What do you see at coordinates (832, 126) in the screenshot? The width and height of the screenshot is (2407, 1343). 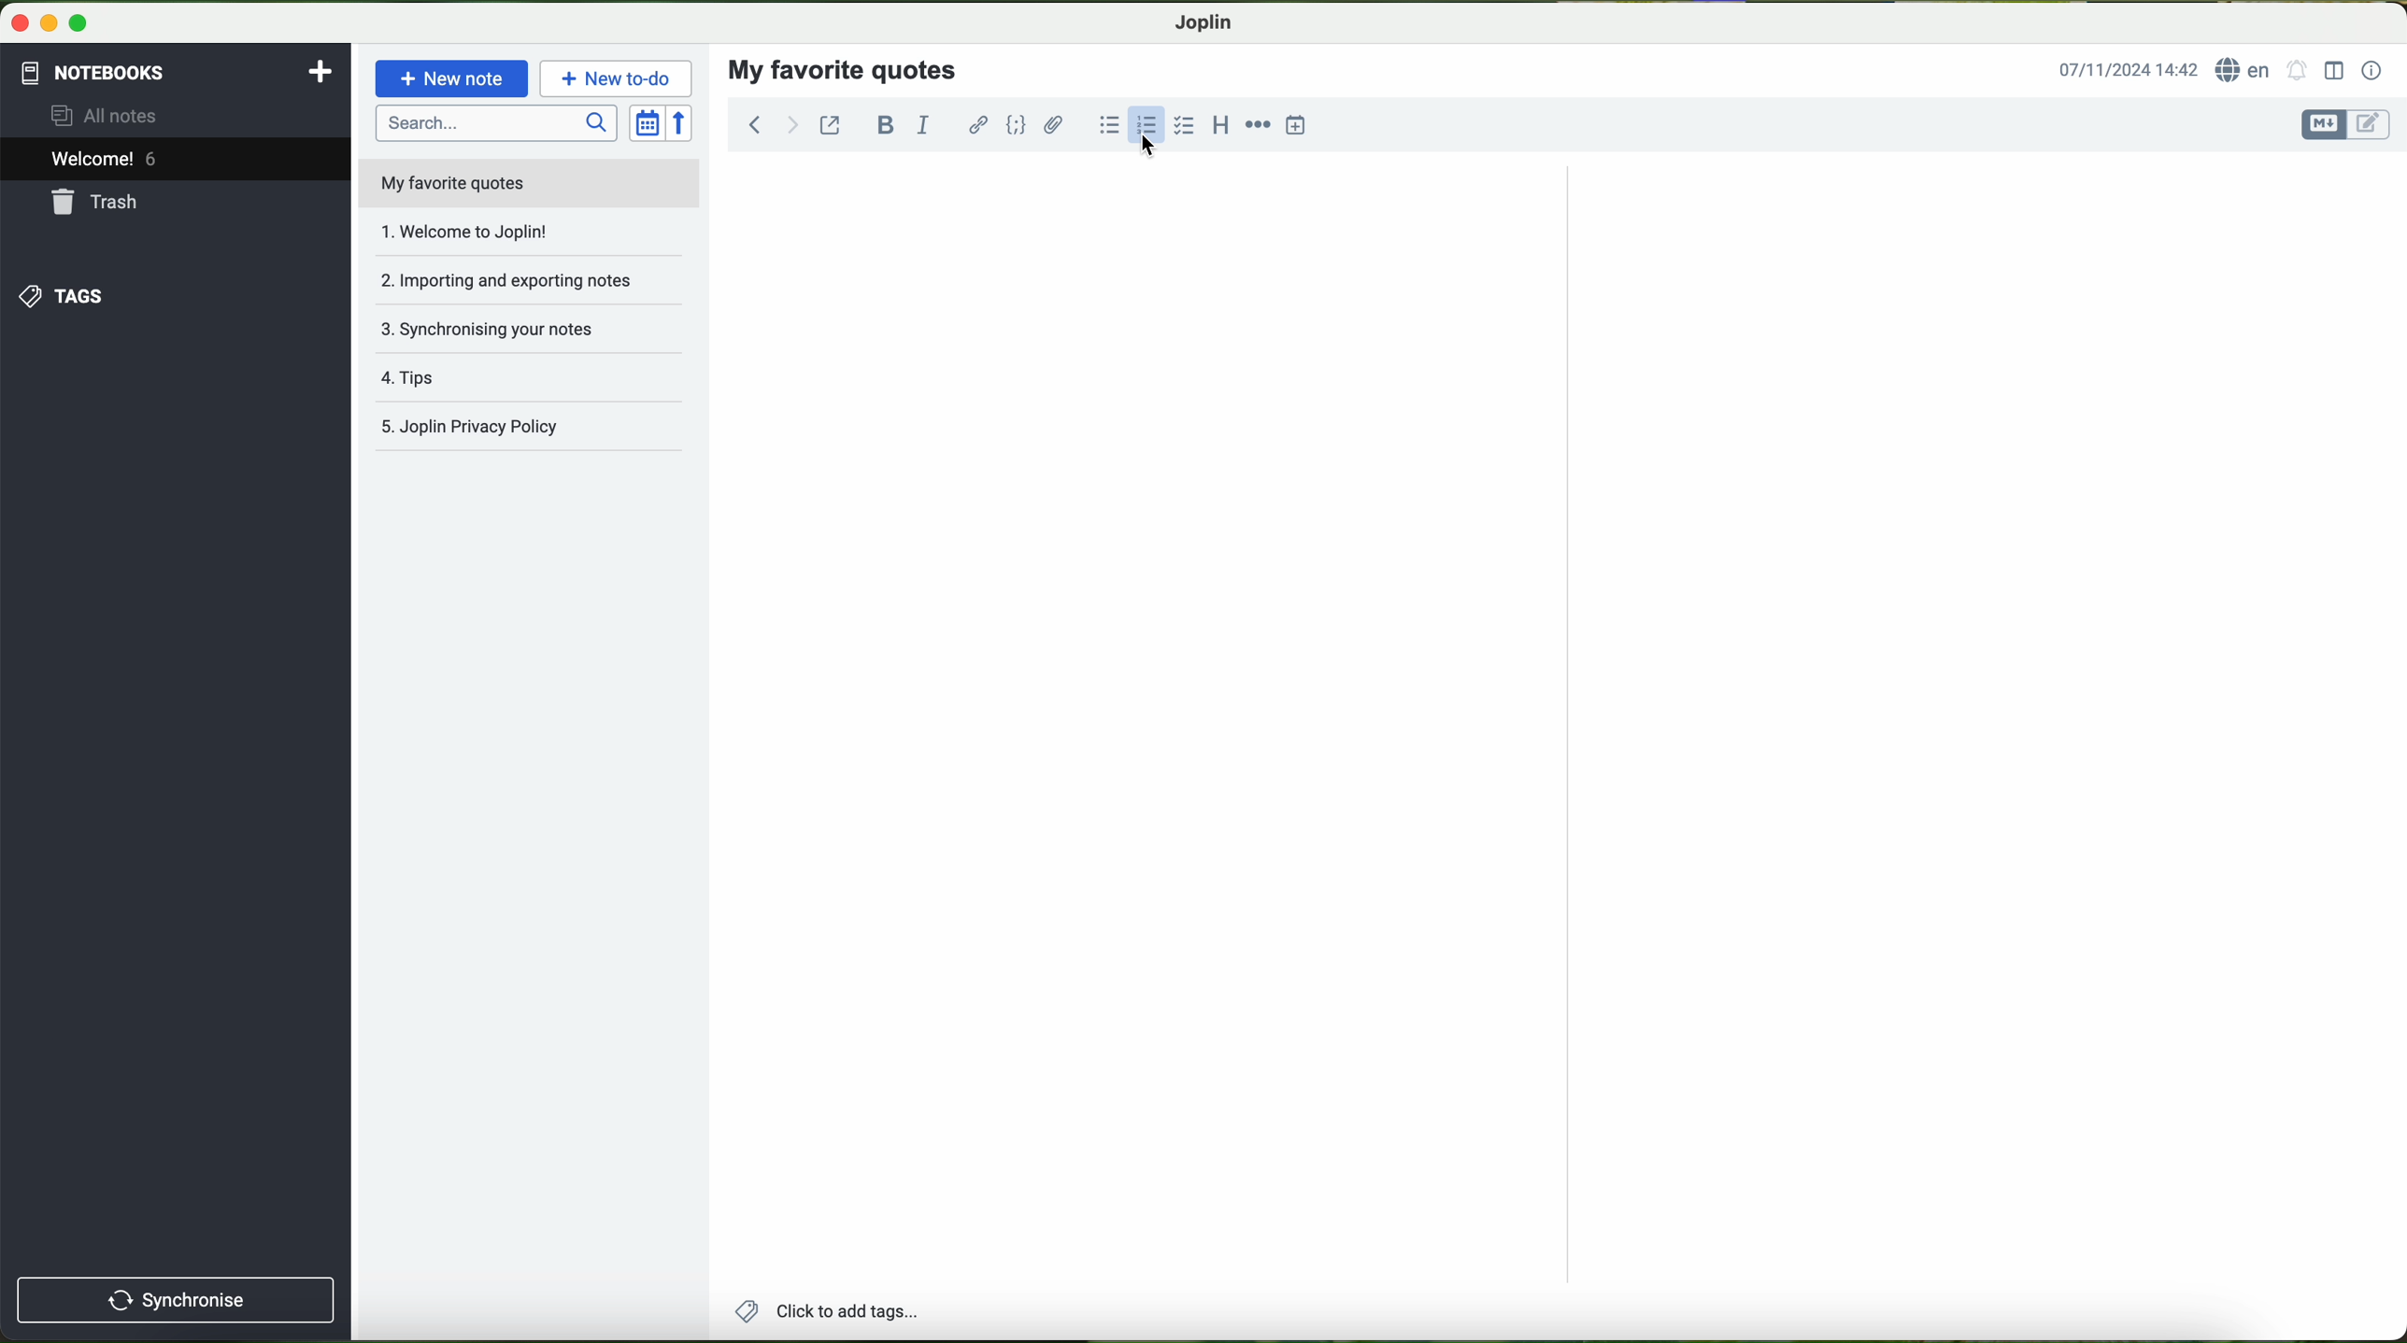 I see `toggle external editing` at bounding box center [832, 126].